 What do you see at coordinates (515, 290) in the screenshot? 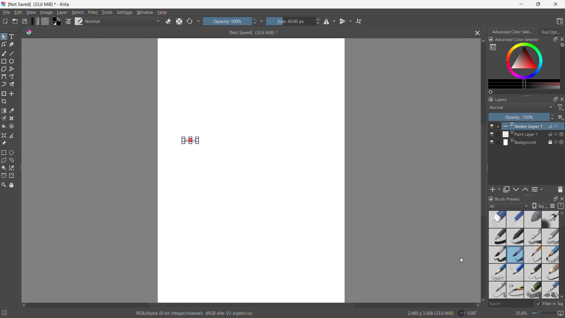
I see `small tip pencil` at bounding box center [515, 290].